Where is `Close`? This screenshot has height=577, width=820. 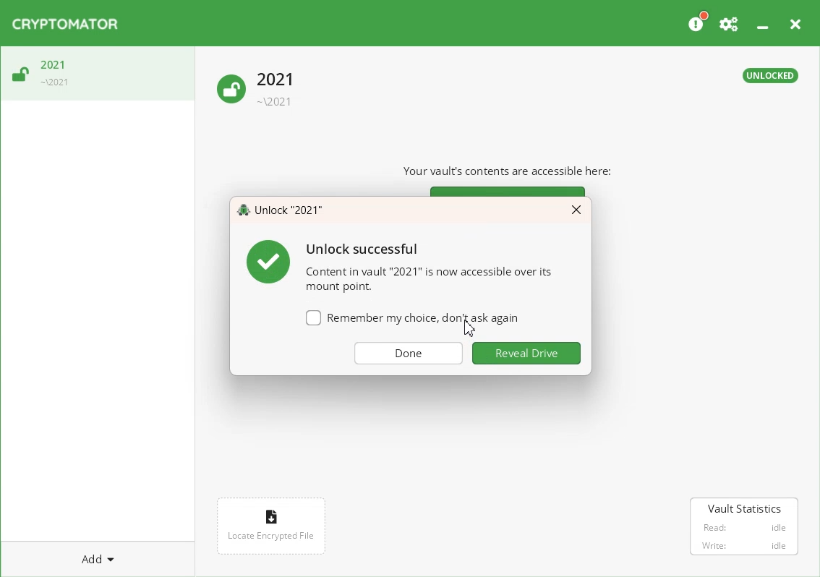 Close is located at coordinates (576, 209).